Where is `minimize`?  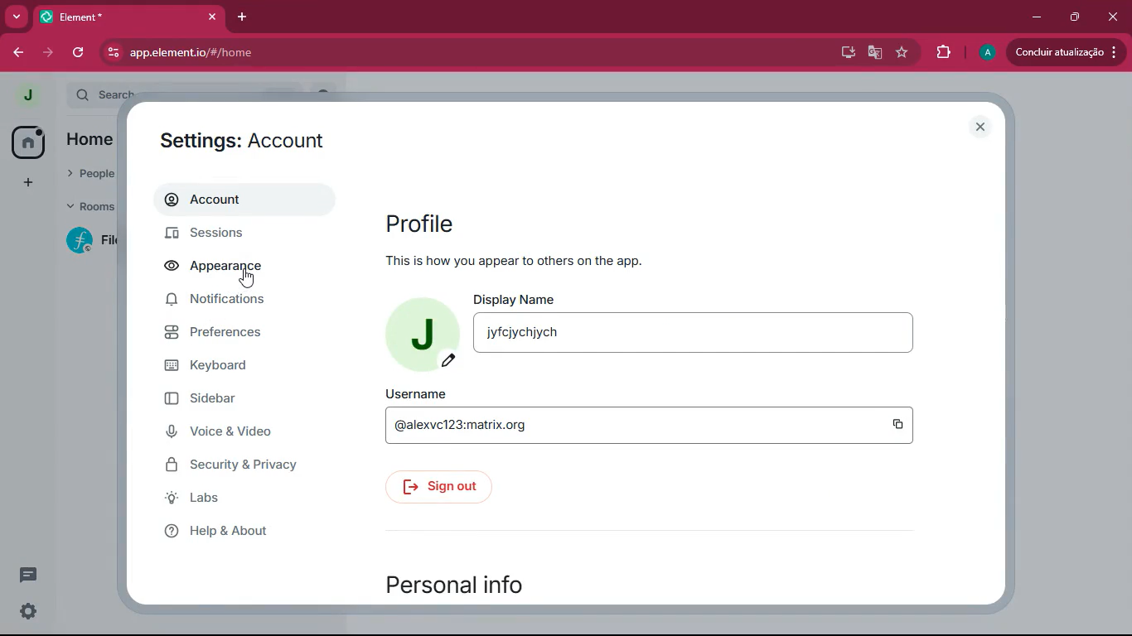 minimize is located at coordinates (1039, 17).